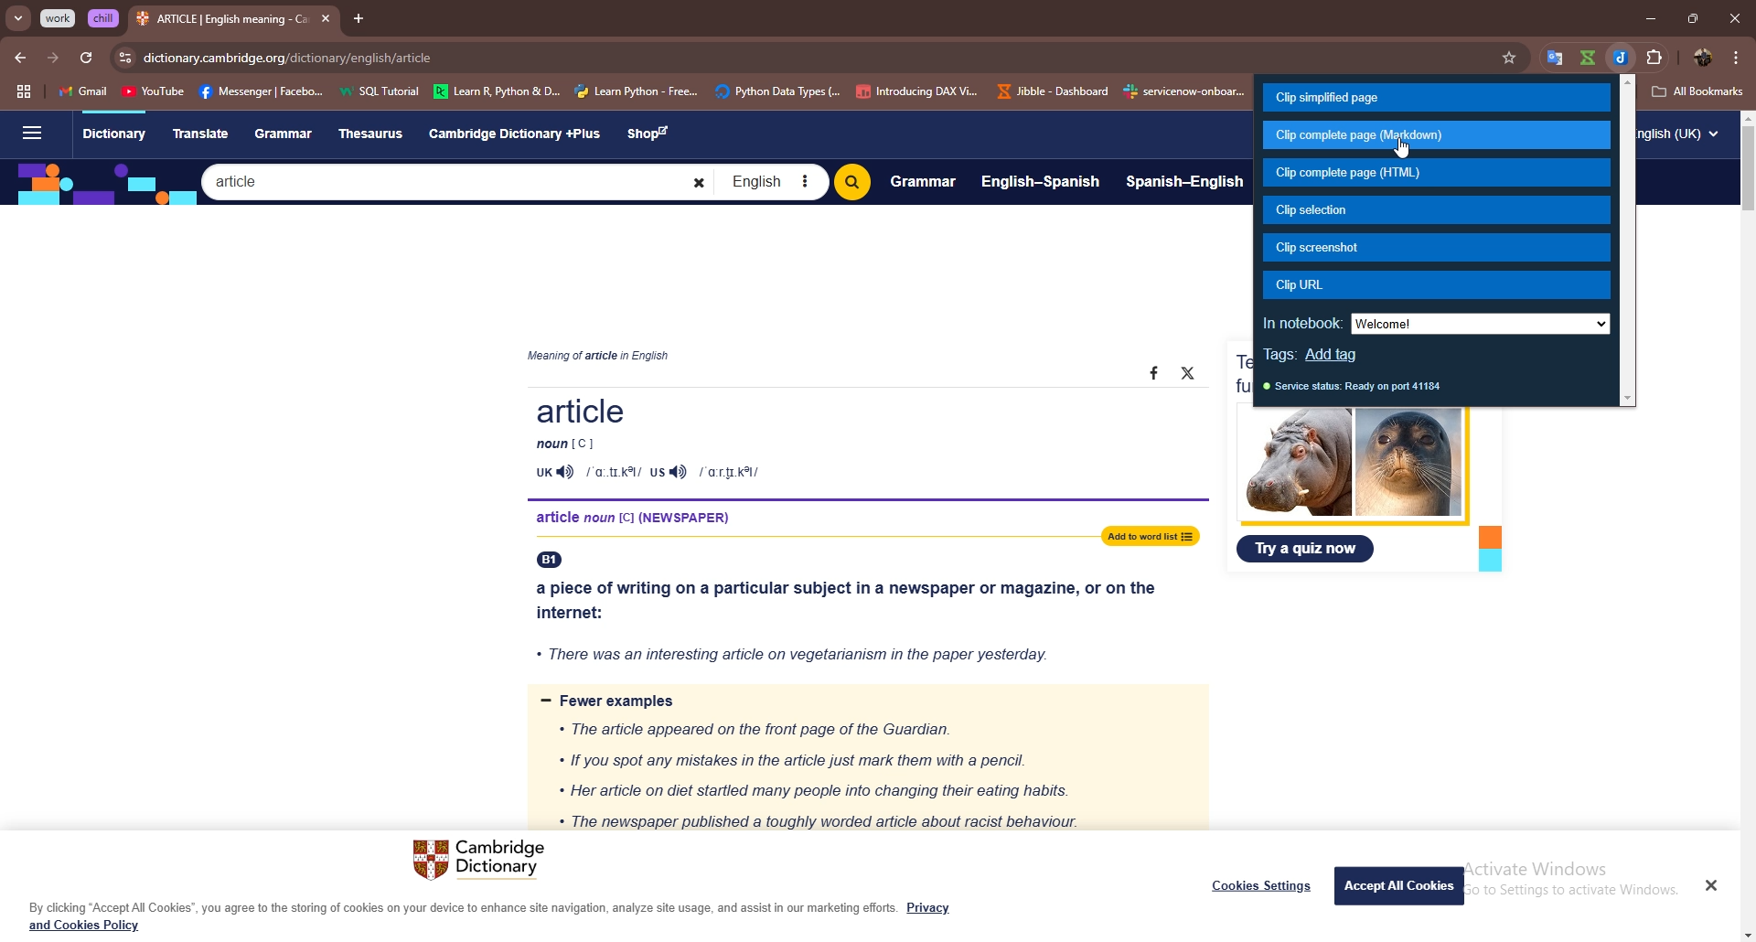 The width and height of the screenshot is (1756, 942). What do you see at coordinates (1710, 884) in the screenshot?
I see `Close` at bounding box center [1710, 884].